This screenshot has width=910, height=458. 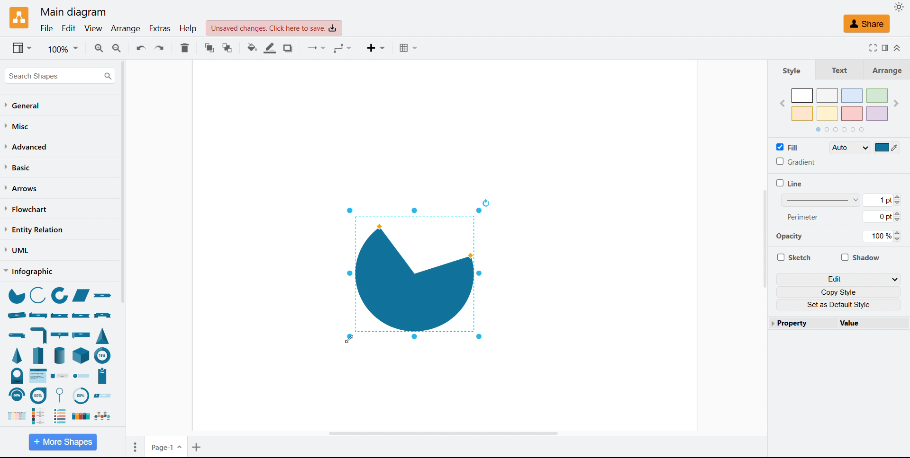 I want to click on banner single fold, so click(x=16, y=335).